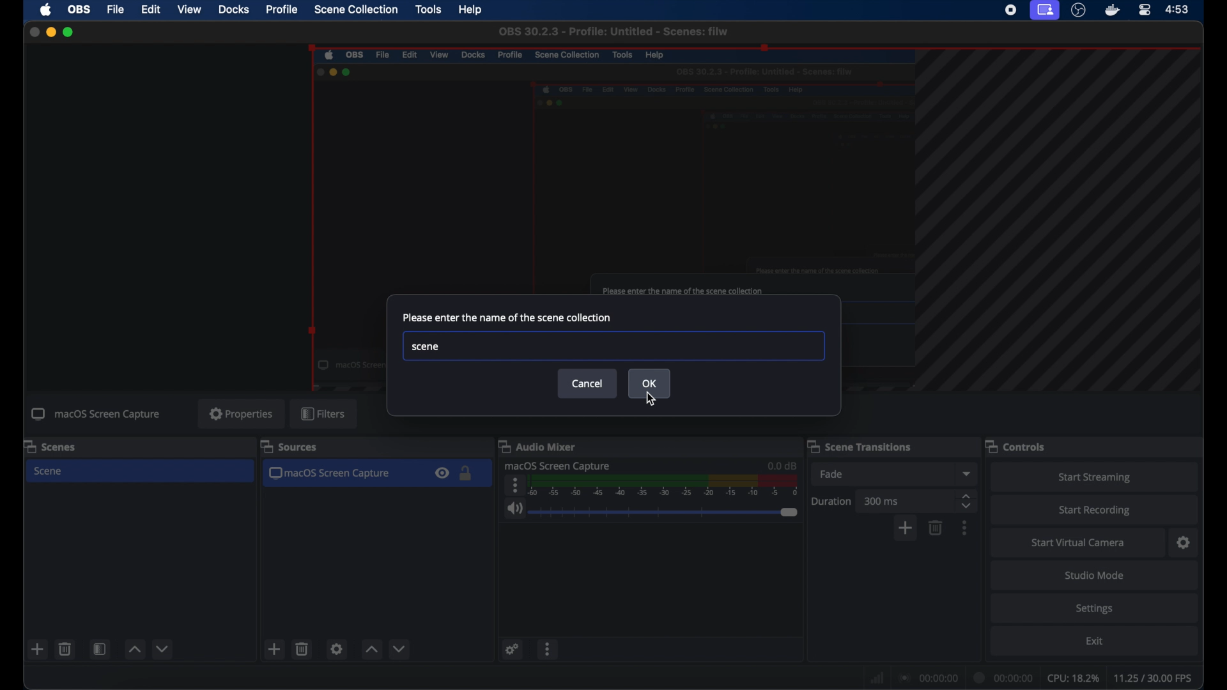 The width and height of the screenshot is (1227, 690). Describe the element at coordinates (1093, 574) in the screenshot. I see `studio  mode` at that location.